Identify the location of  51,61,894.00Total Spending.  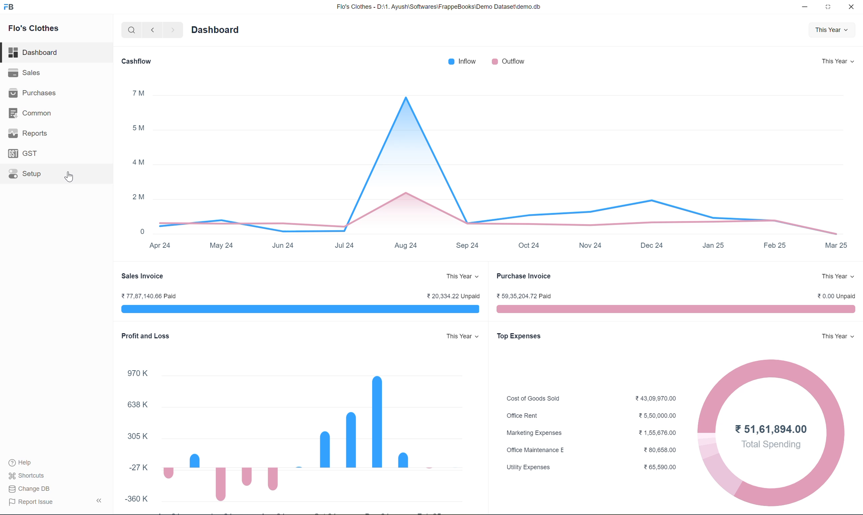
(773, 436).